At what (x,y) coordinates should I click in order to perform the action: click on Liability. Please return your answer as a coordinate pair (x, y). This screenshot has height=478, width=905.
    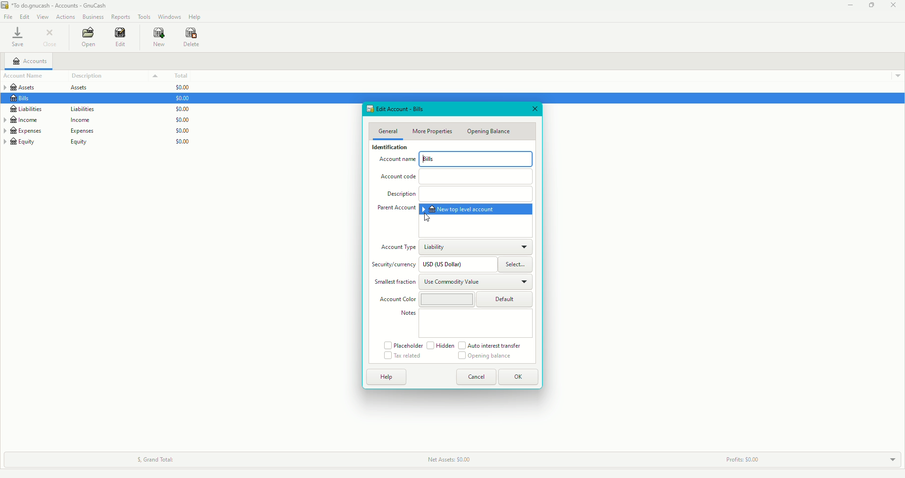
    Looking at the image, I should click on (476, 246).